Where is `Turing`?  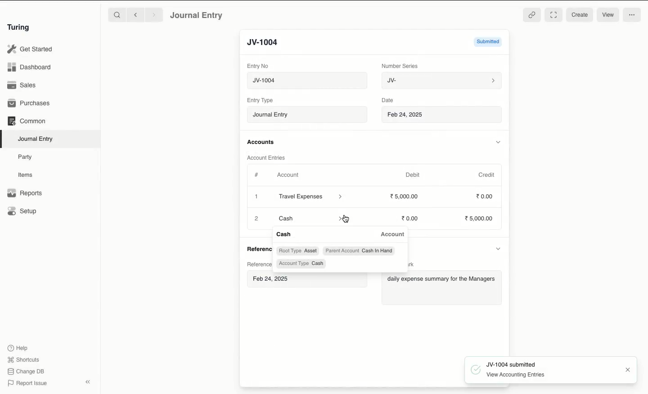
Turing is located at coordinates (20, 28).